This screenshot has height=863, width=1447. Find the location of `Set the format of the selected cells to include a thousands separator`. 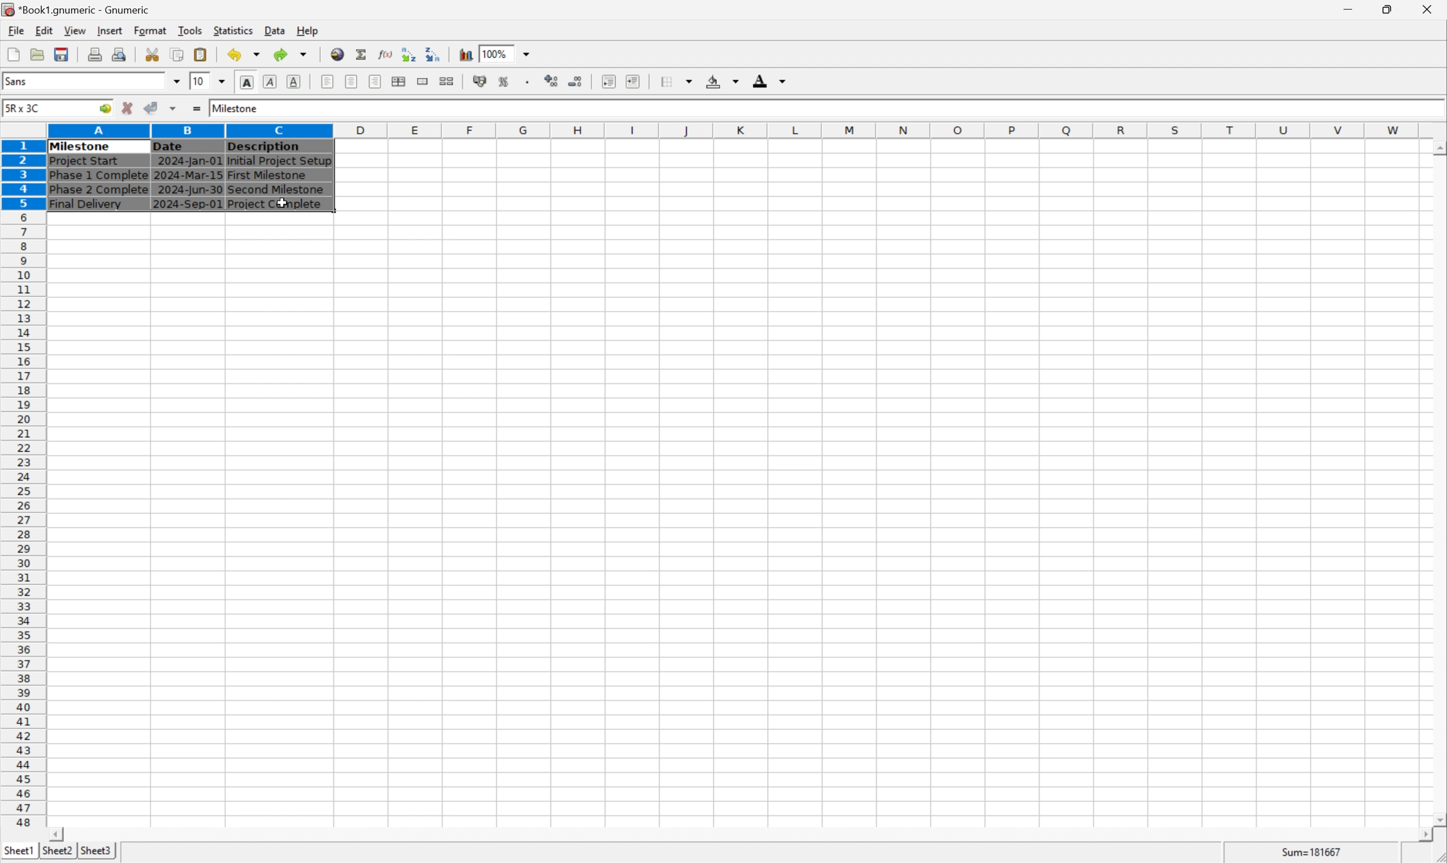

Set the format of the selected cells to include a thousands separator is located at coordinates (530, 81).